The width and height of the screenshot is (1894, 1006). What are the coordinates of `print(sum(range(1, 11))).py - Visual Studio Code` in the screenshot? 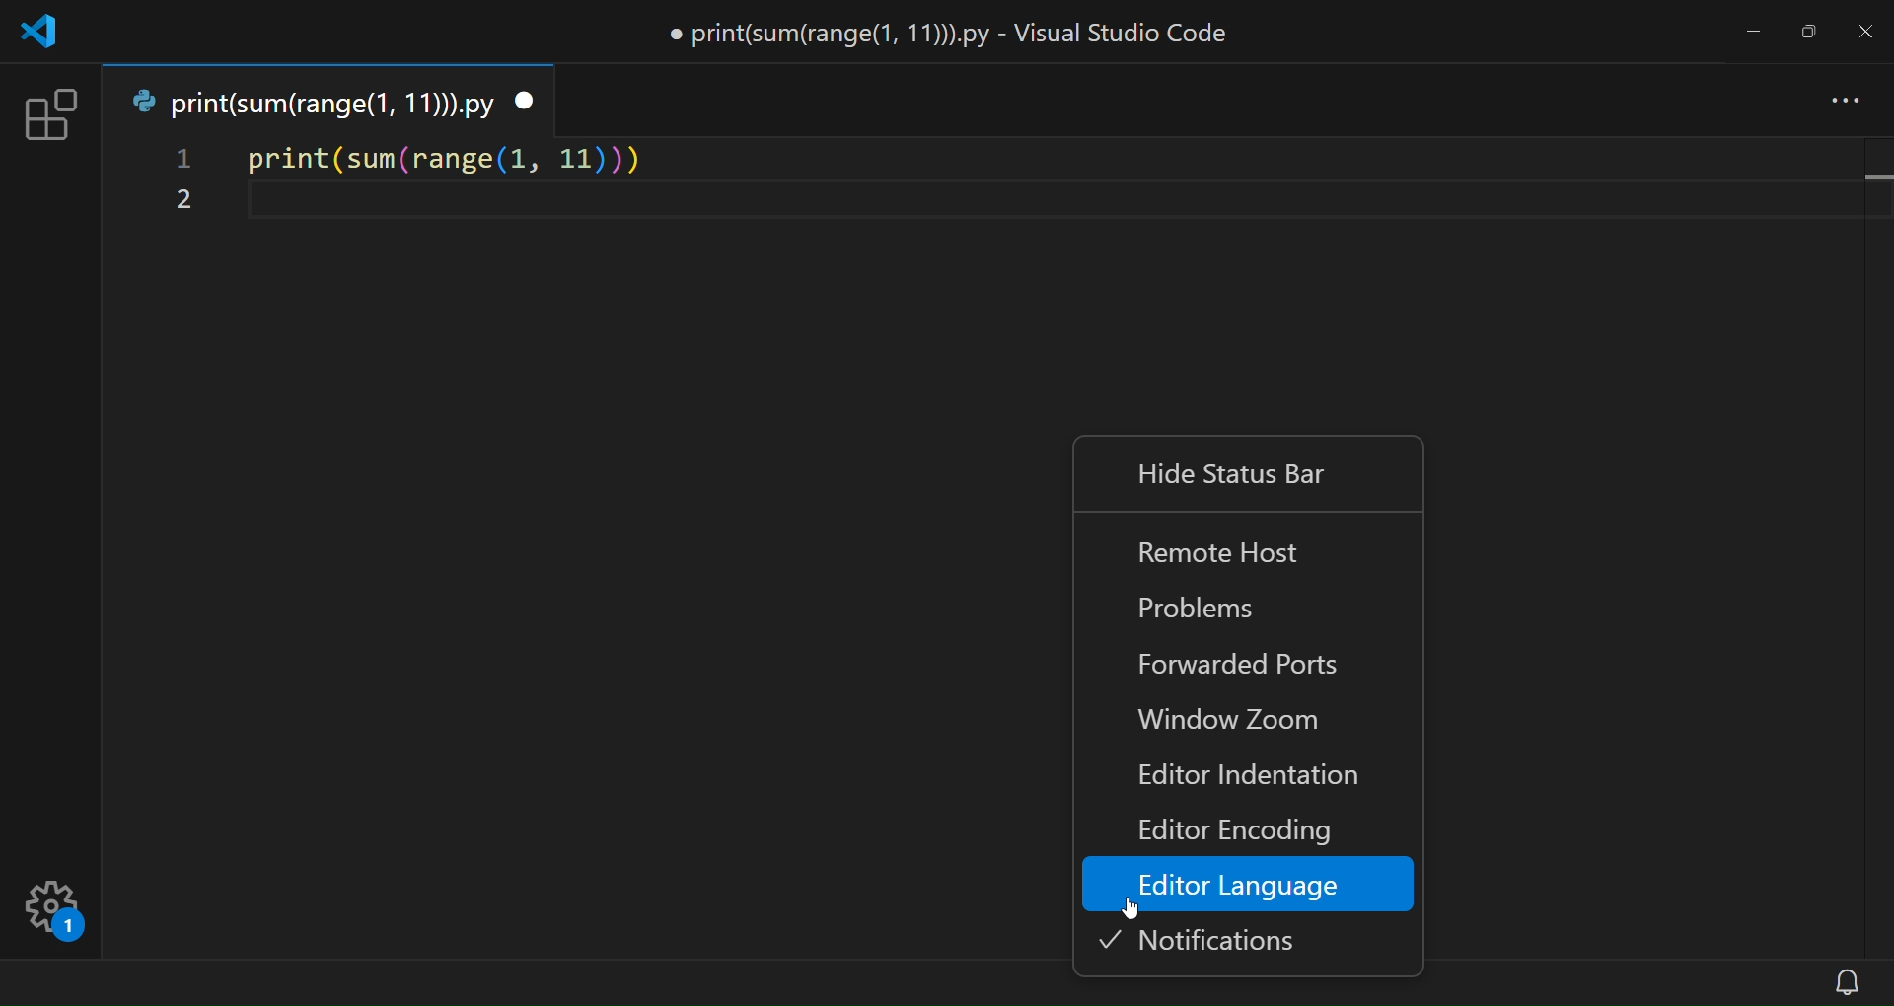 It's located at (961, 34).